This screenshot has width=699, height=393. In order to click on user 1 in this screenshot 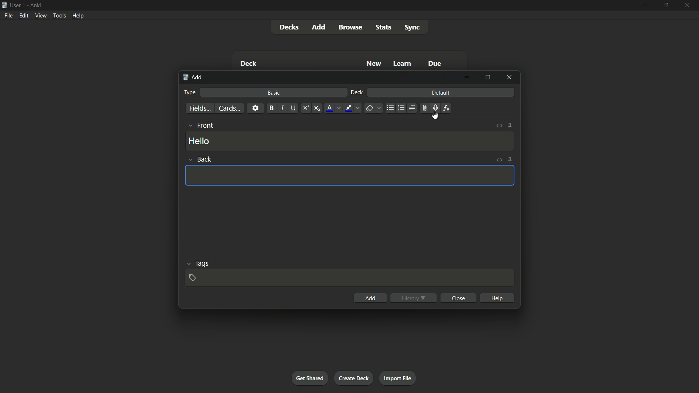, I will do `click(19, 5)`.